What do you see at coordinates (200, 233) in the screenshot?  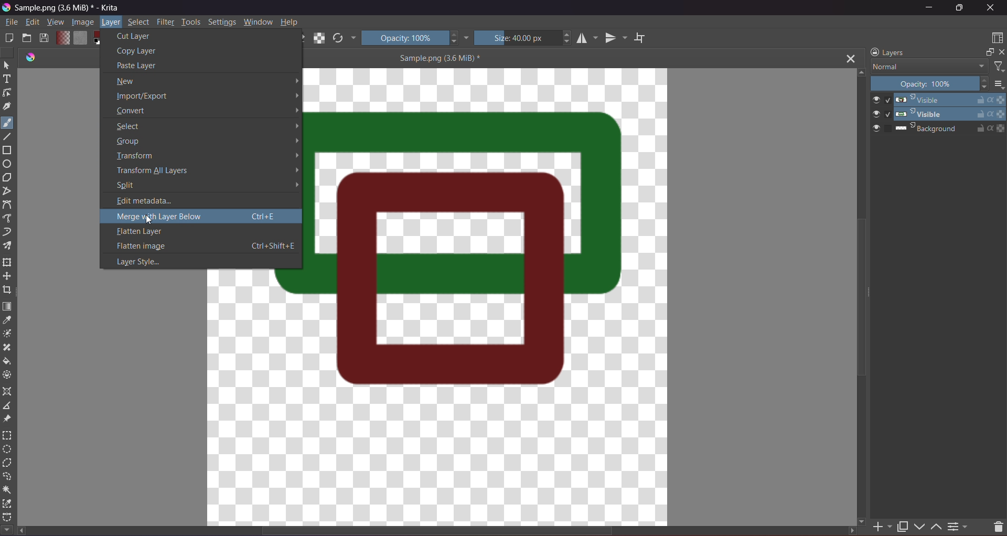 I see `Flatten layer` at bounding box center [200, 233].